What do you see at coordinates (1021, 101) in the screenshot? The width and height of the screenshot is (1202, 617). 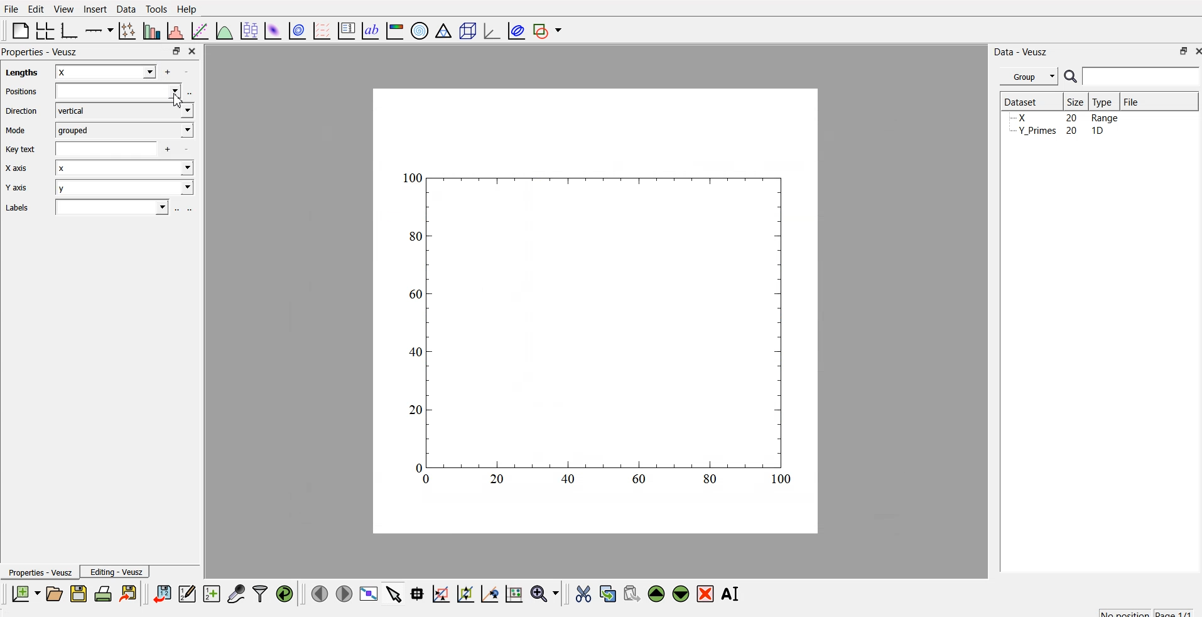 I see `| Dataset` at bounding box center [1021, 101].